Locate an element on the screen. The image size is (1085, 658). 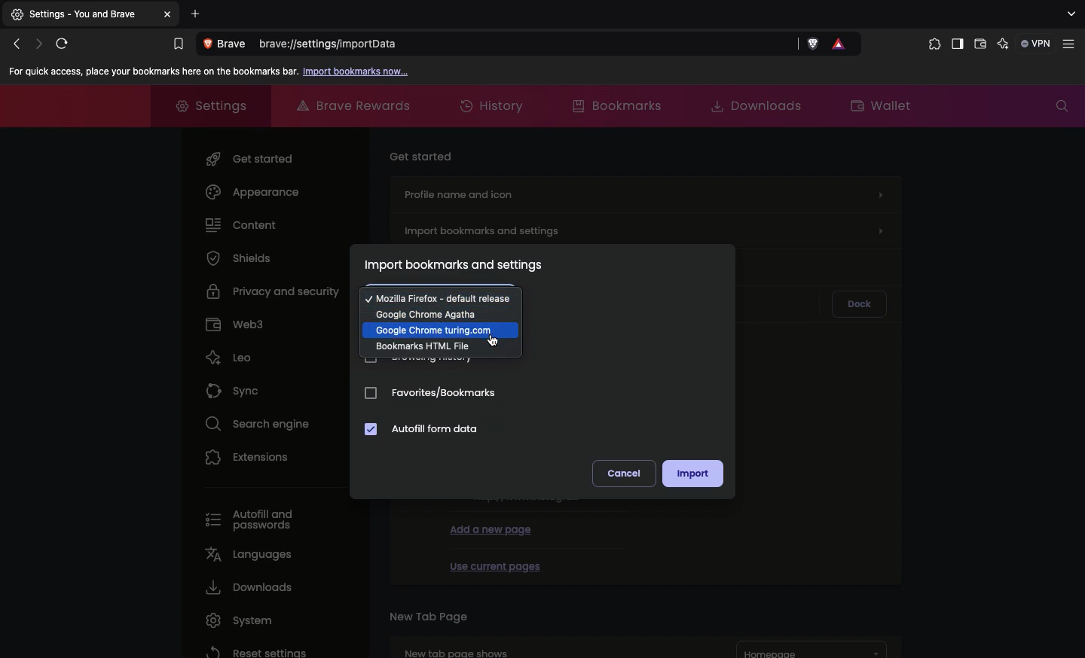
Import bookmarks now is located at coordinates (357, 72).